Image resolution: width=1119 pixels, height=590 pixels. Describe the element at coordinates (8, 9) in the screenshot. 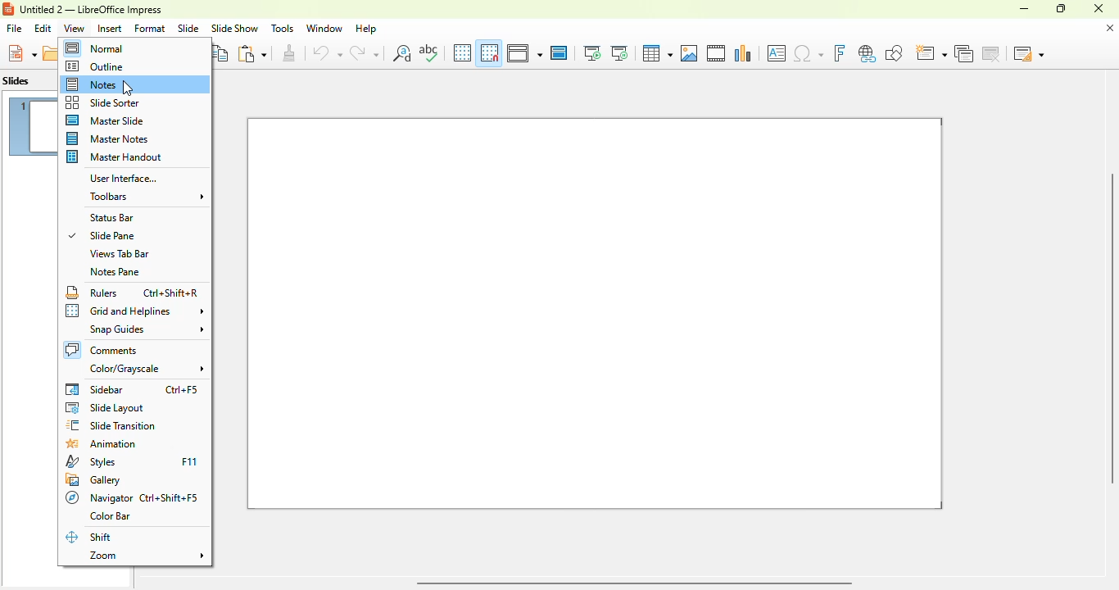

I see `logo` at that location.